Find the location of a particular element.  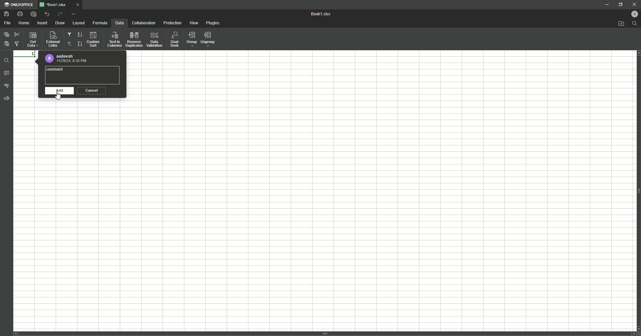

Book1 is located at coordinates (323, 14).